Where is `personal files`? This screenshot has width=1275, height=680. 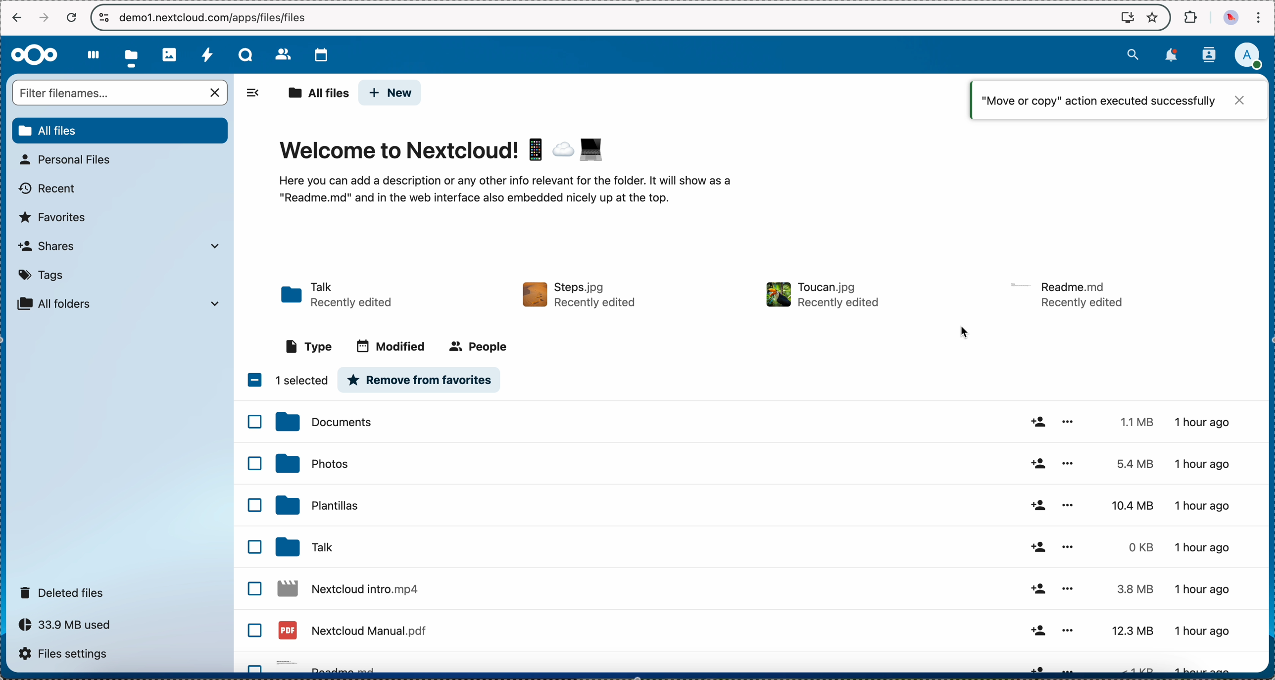
personal files is located at coordinates (71, 160).